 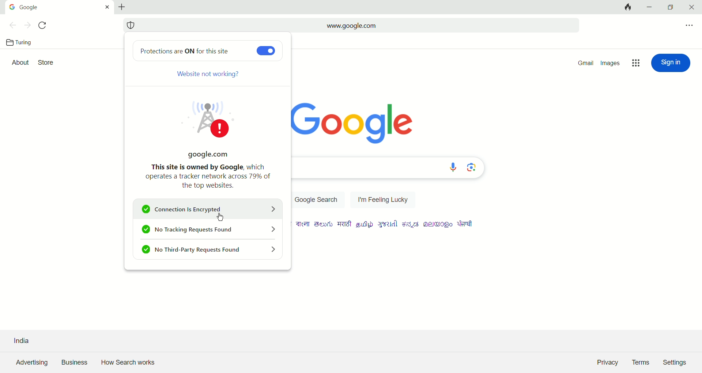 What do you see at coordinates (47, 62) in the screenshot?
I see `store` at bounding box center [47, 62].